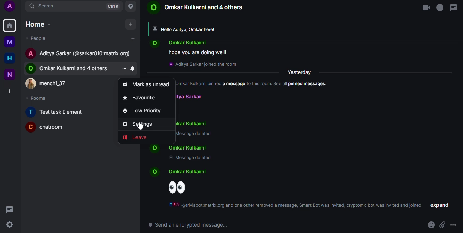 The height and width of the screenshot is (233, 463). Describe the element at coordinates (39, 39) in the screenshot. I see `People` at that location.